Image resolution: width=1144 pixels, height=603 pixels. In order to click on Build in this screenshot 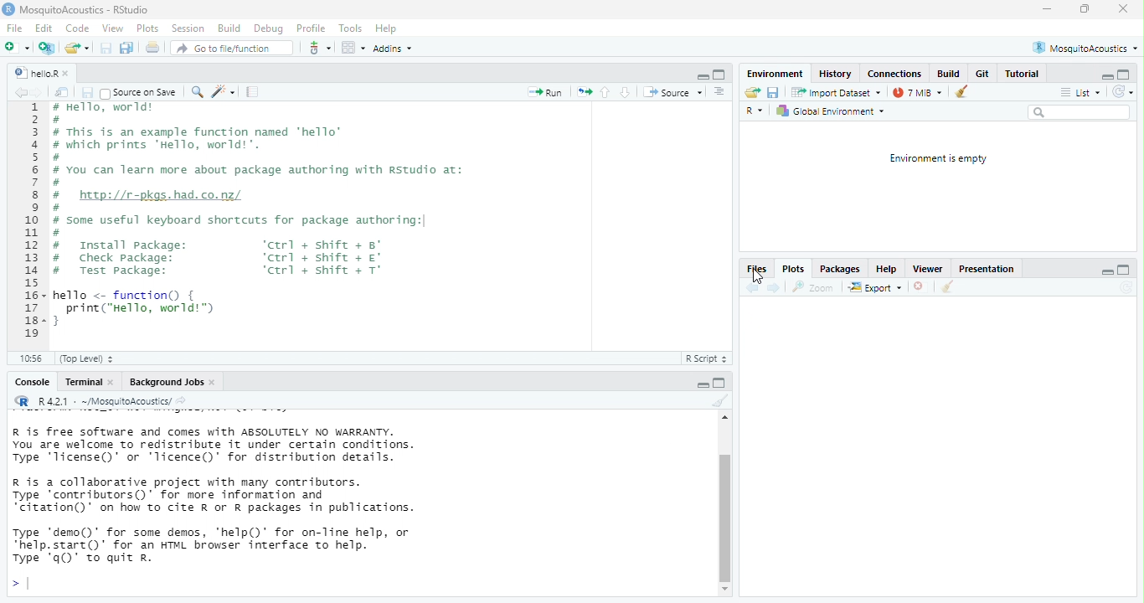, I will do `click(229, 28)`.